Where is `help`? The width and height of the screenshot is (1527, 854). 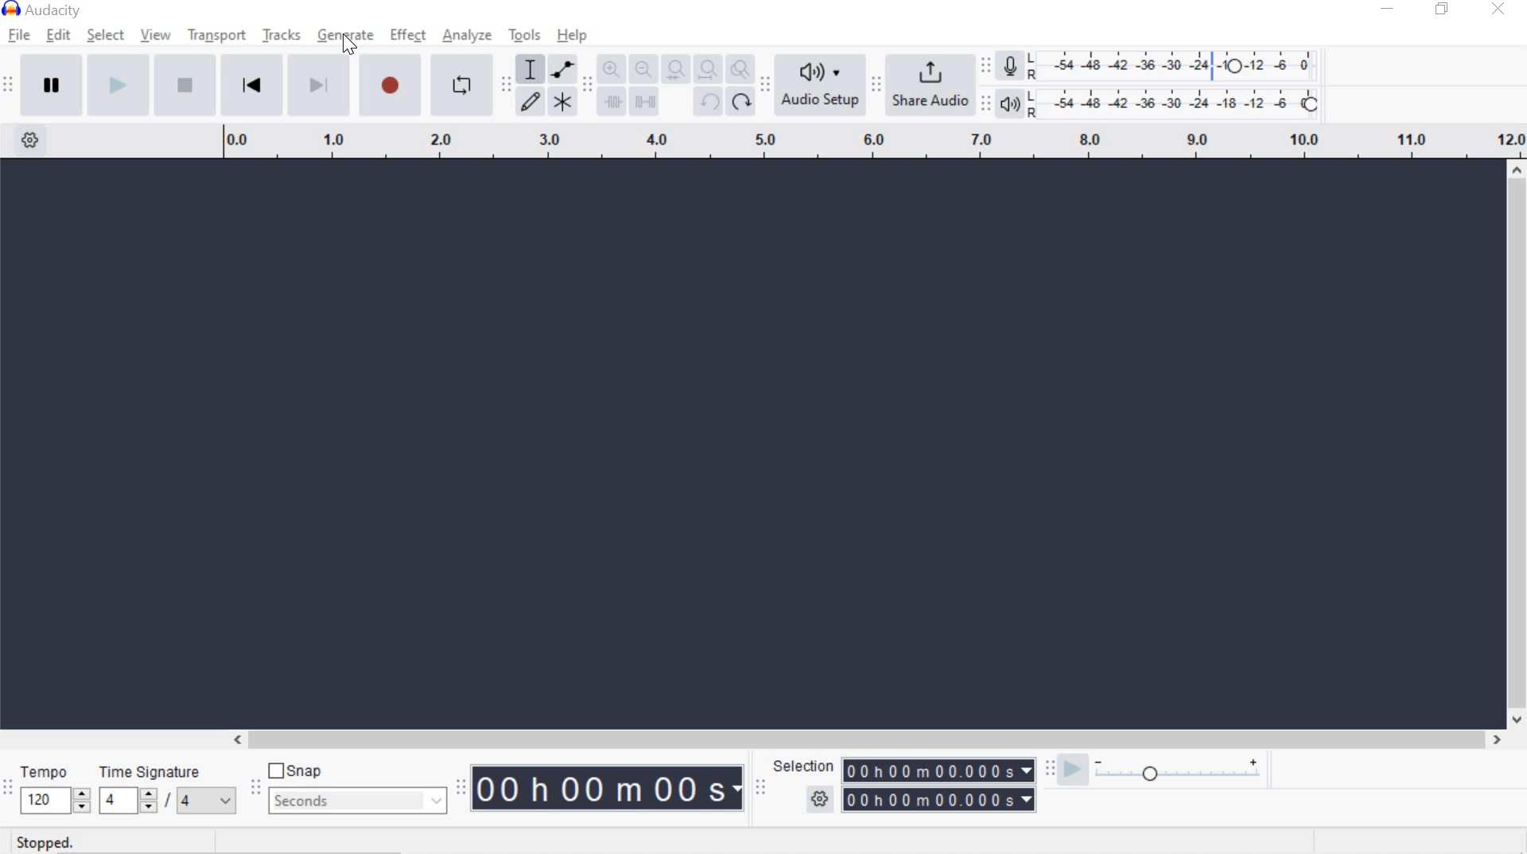 help is located at coordinates (573, 35).